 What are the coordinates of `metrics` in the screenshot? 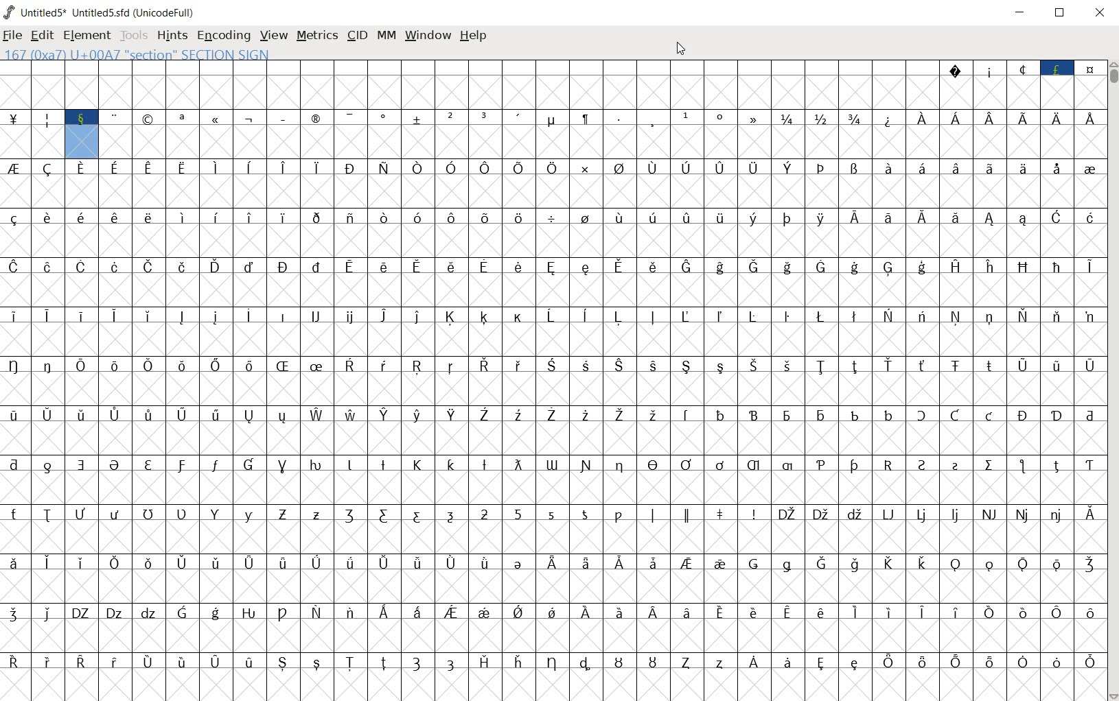 It's located at (316, 36).